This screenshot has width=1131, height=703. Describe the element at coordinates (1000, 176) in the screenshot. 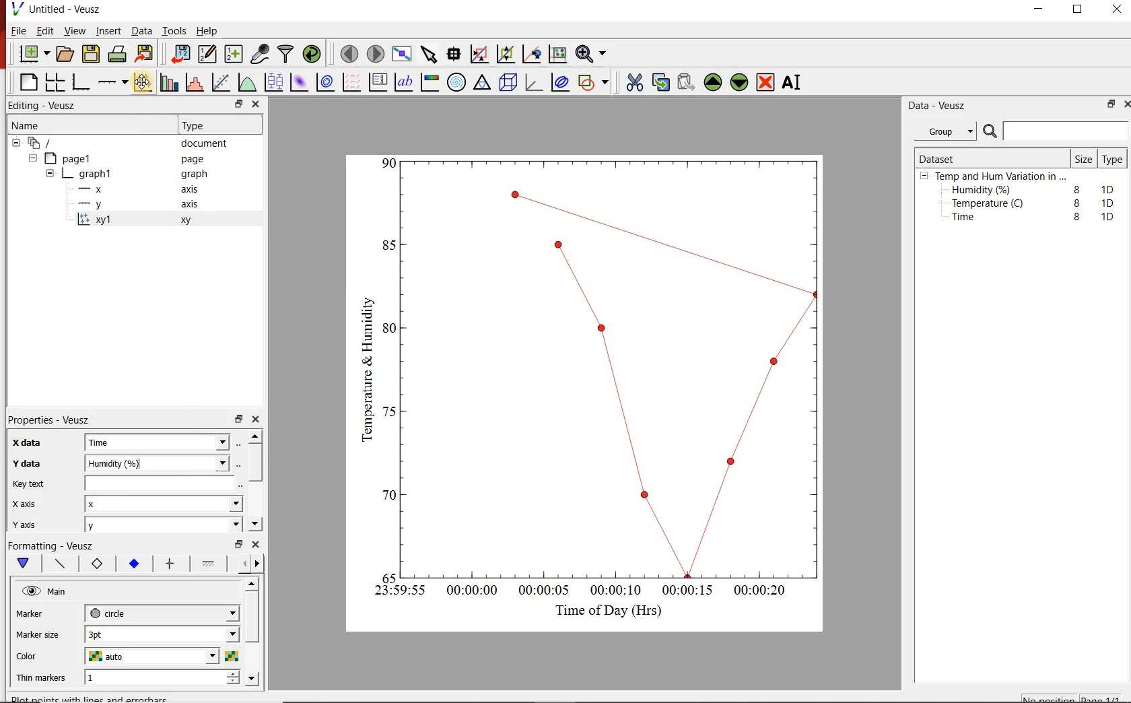

I see `Temp and Hum Variation in ...` at that location.